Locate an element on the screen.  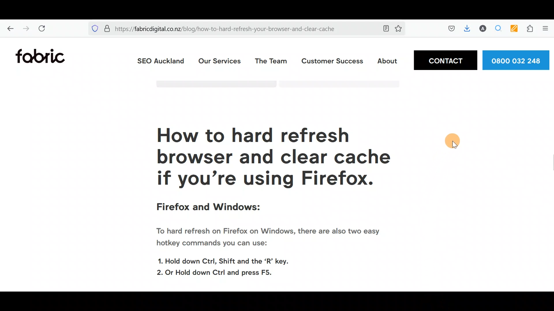
Extension is located at coordinates (530, 30).